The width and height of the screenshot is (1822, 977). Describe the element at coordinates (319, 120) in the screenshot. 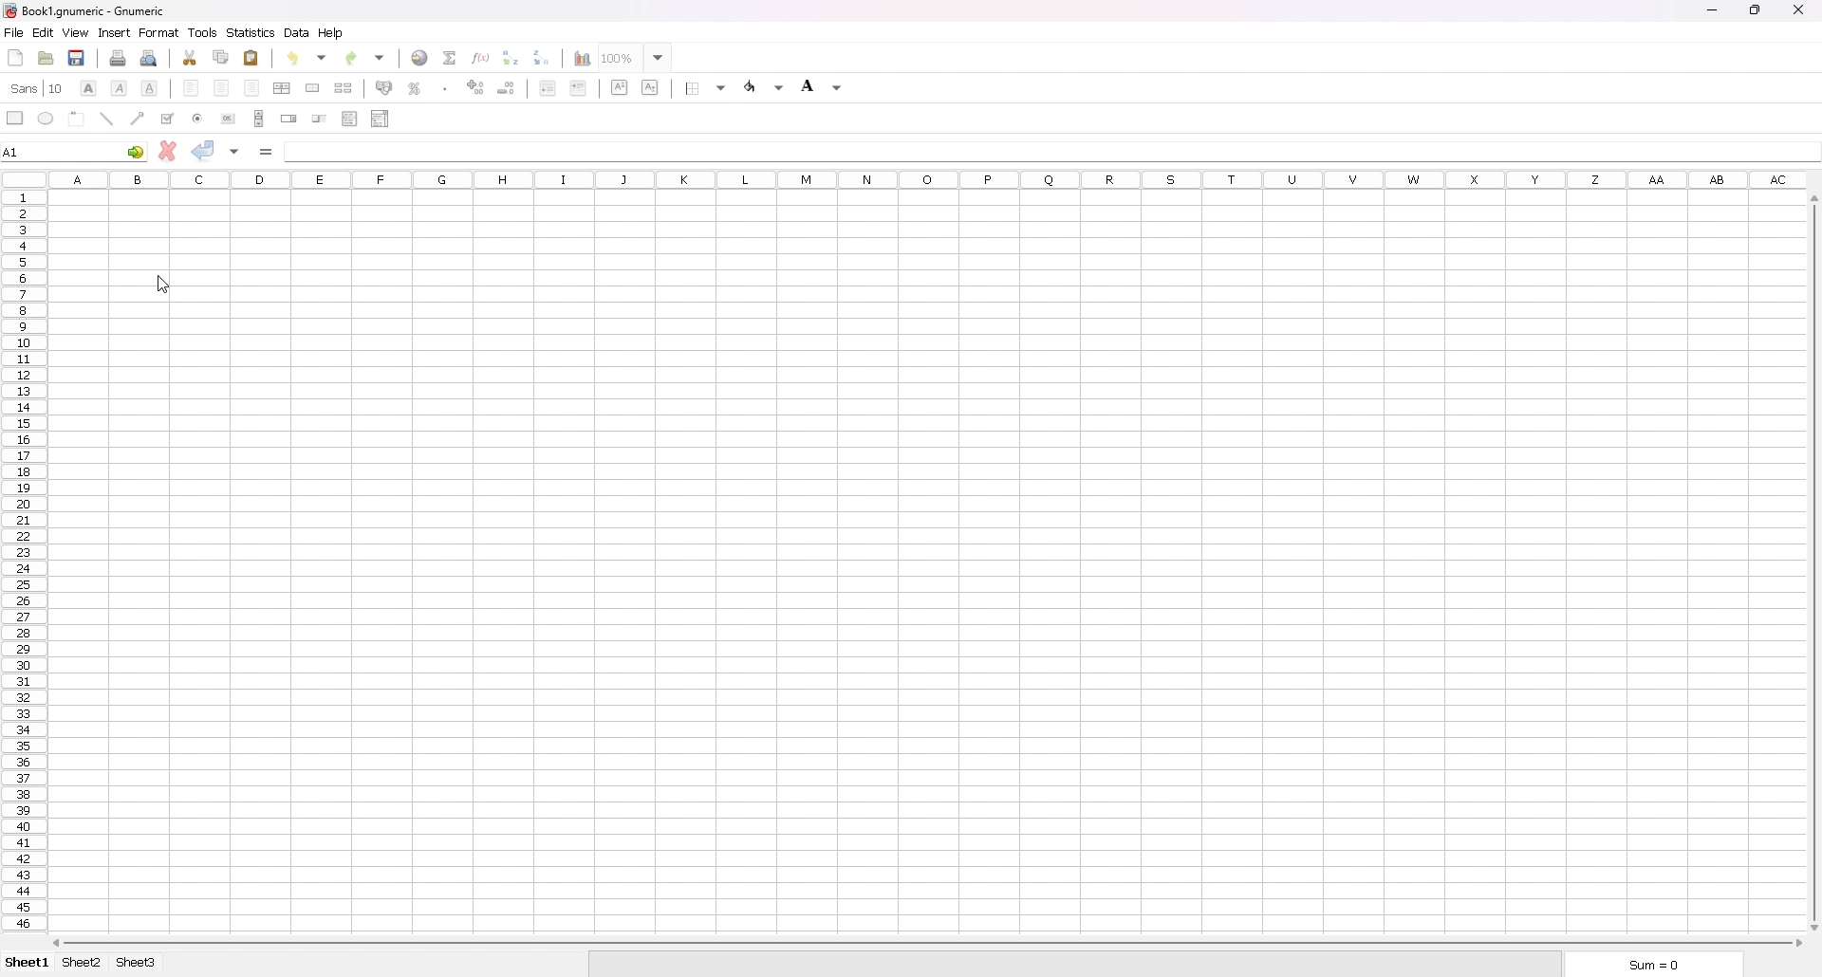

I see `slider` at that location.